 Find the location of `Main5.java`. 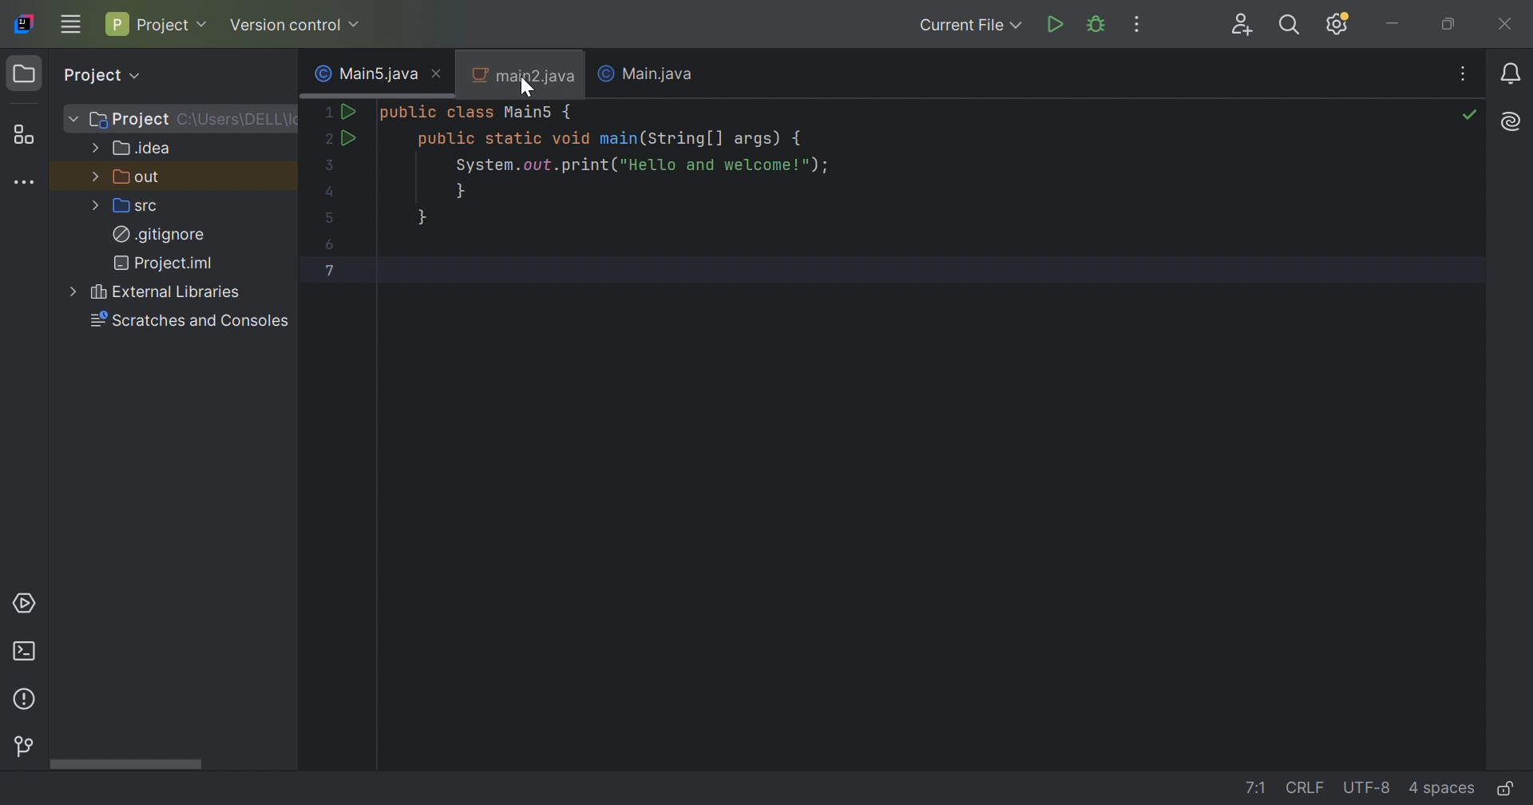

Main5.java is located at coordinates (362, 73).